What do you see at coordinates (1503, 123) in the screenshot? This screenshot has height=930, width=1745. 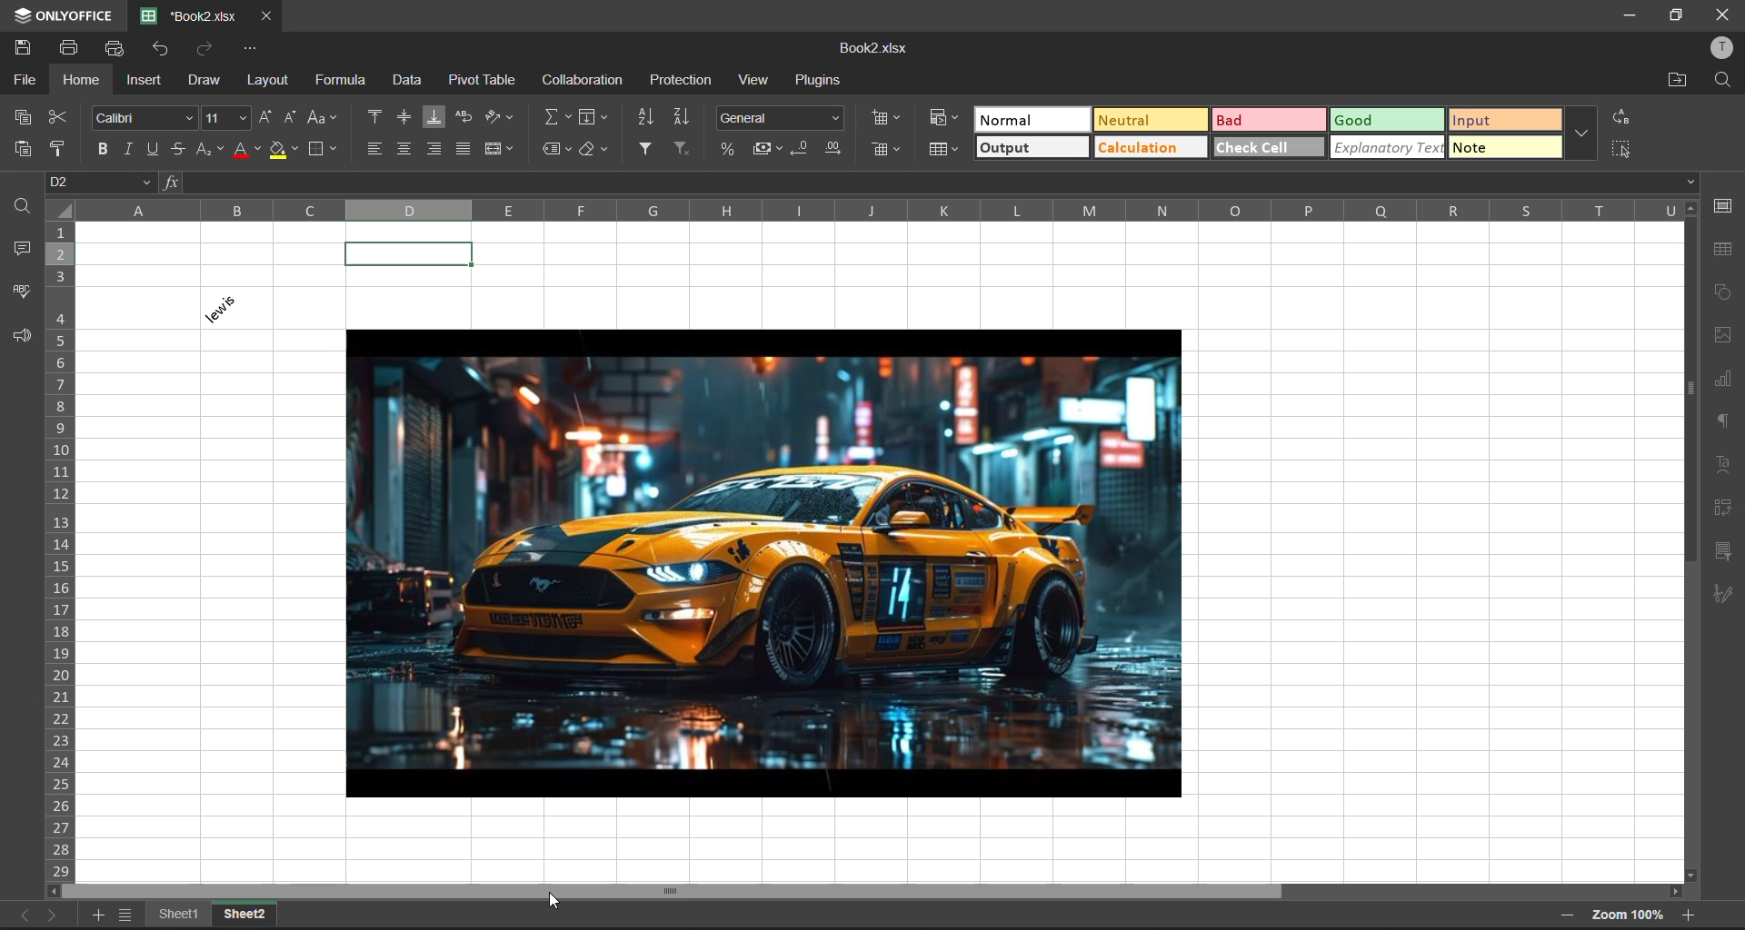 I see `input` at bounding box center [1503, 123].